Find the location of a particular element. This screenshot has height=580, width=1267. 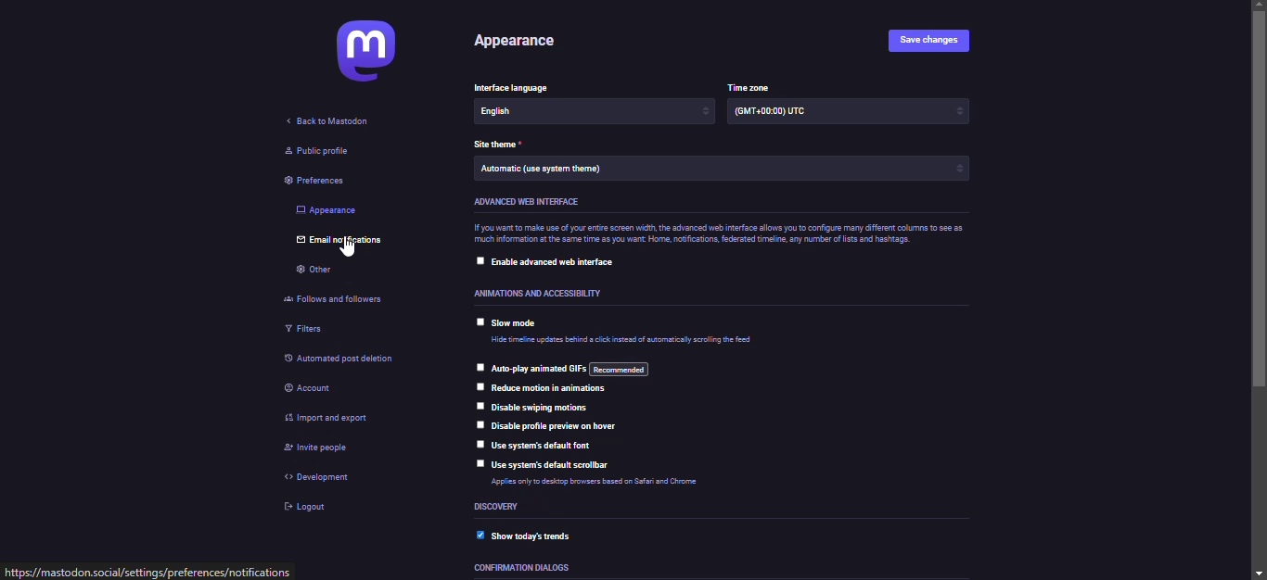

click to select is located at coordinates (477, 444).